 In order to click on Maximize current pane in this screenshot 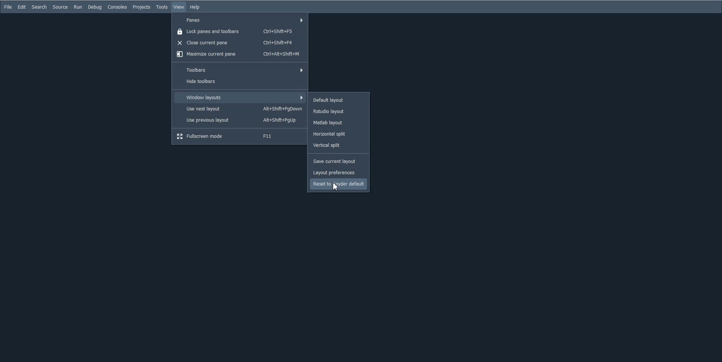, I will do `click(240, 54)`.